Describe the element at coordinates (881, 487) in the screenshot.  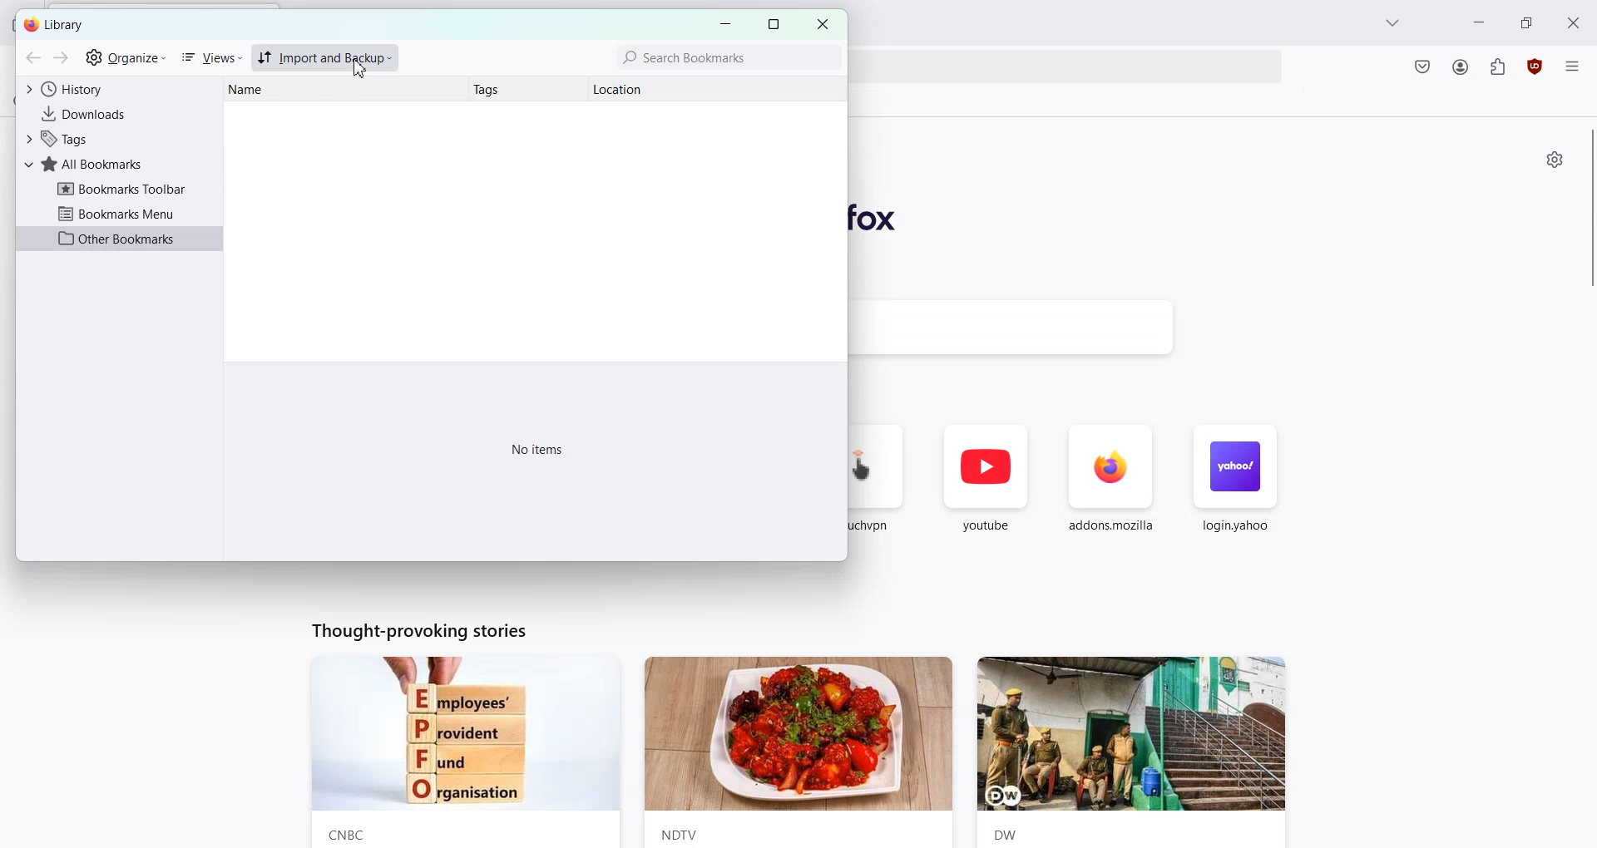
I see `touch.vpn` at that location.